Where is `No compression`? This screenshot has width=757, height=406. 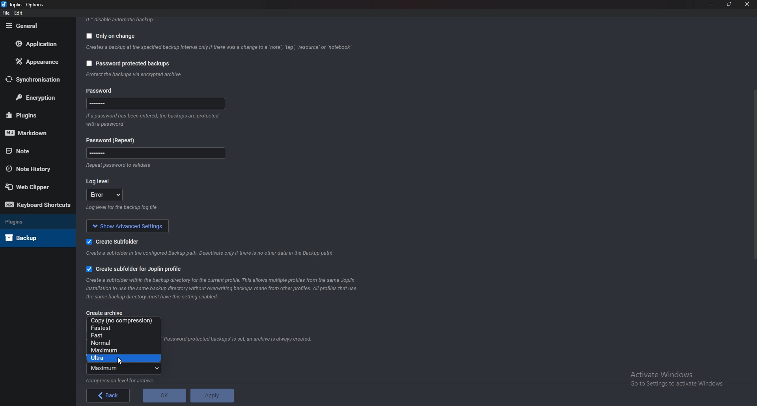
No compression is located at coordinates (126, 320).